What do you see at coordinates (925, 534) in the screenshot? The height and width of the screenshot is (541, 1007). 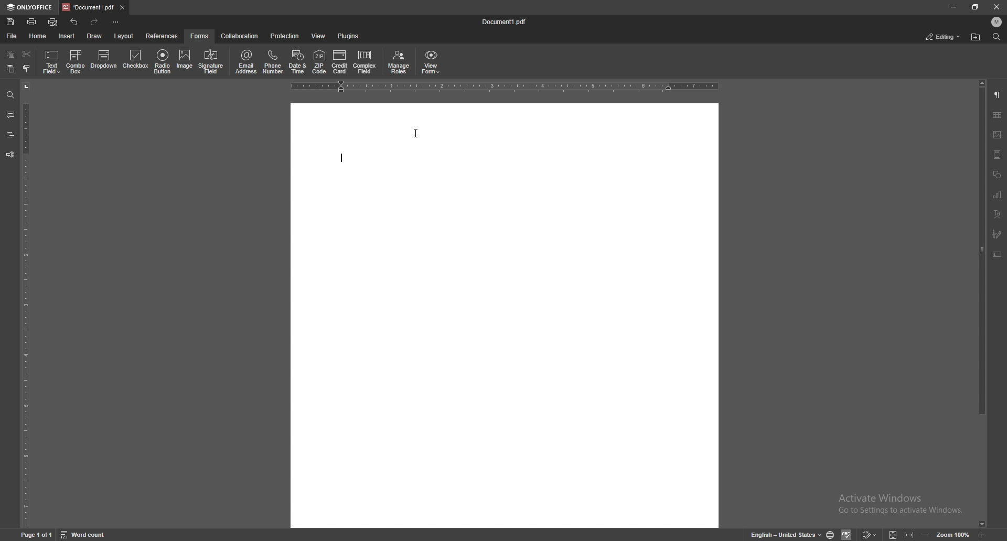 I see `zoom out` at bounding box center [925, 534].